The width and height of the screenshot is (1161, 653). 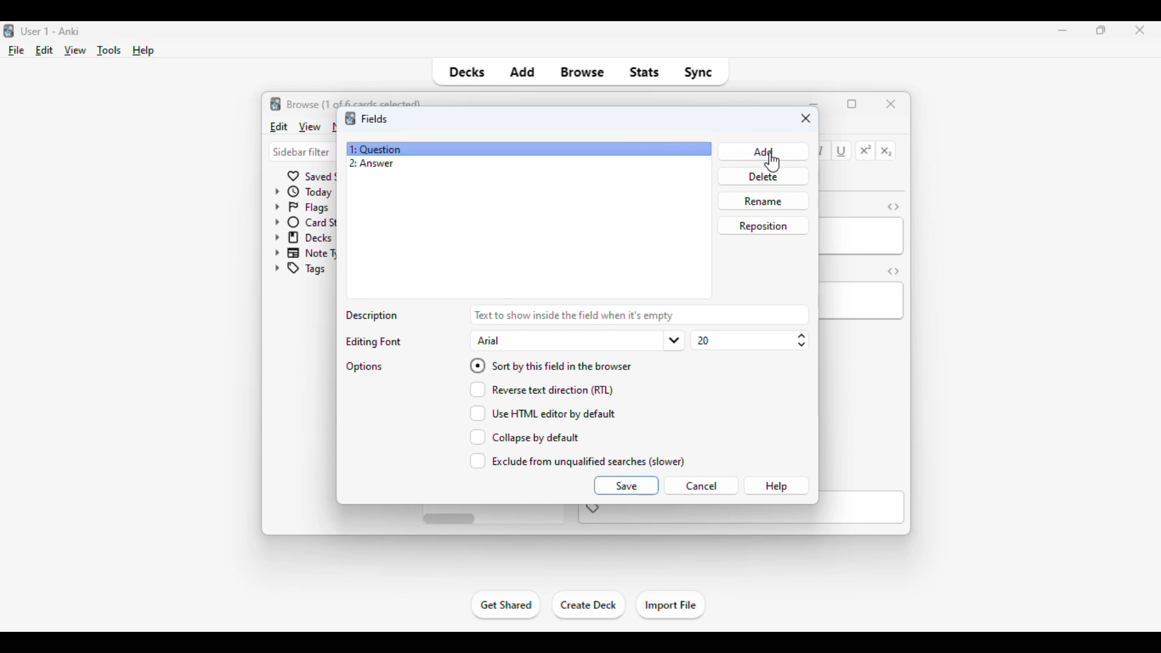 I want to click on delete, so click(x=761, y=176).